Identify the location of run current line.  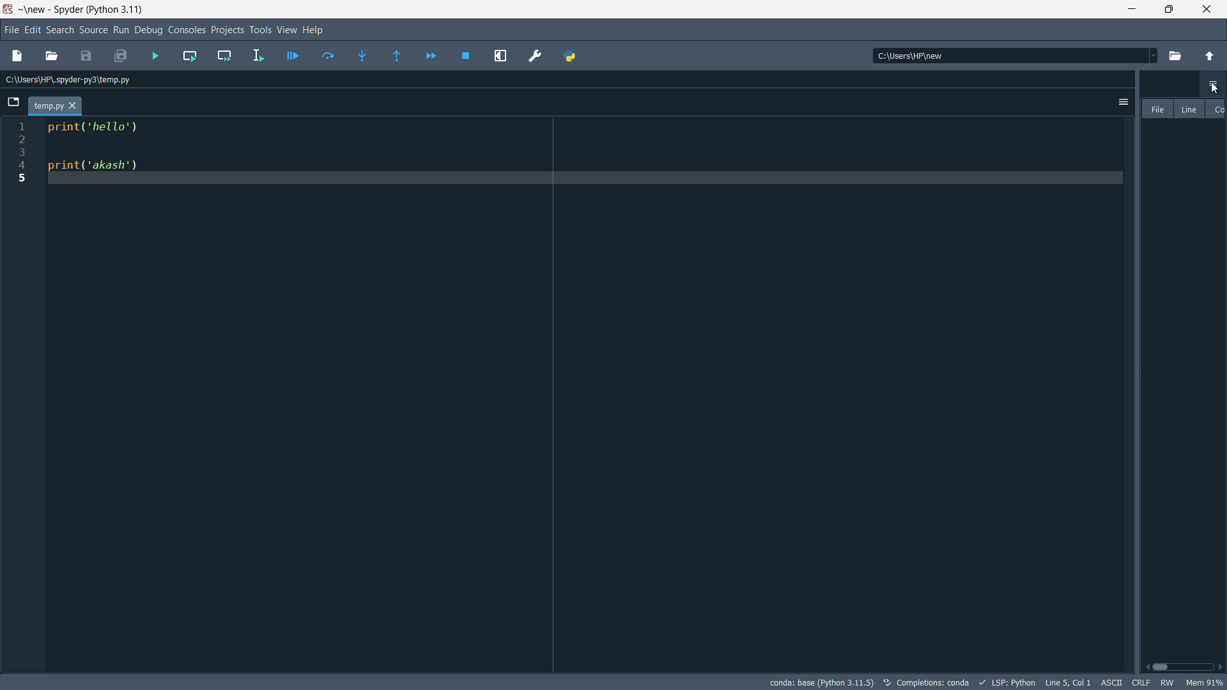
(327, 56).